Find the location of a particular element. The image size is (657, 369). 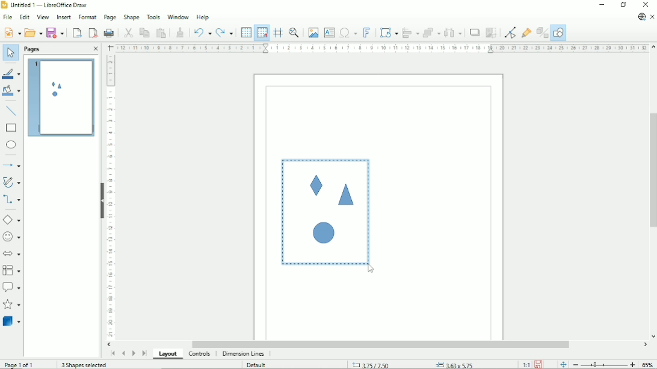

Hide is located at coordinates (102, 201).